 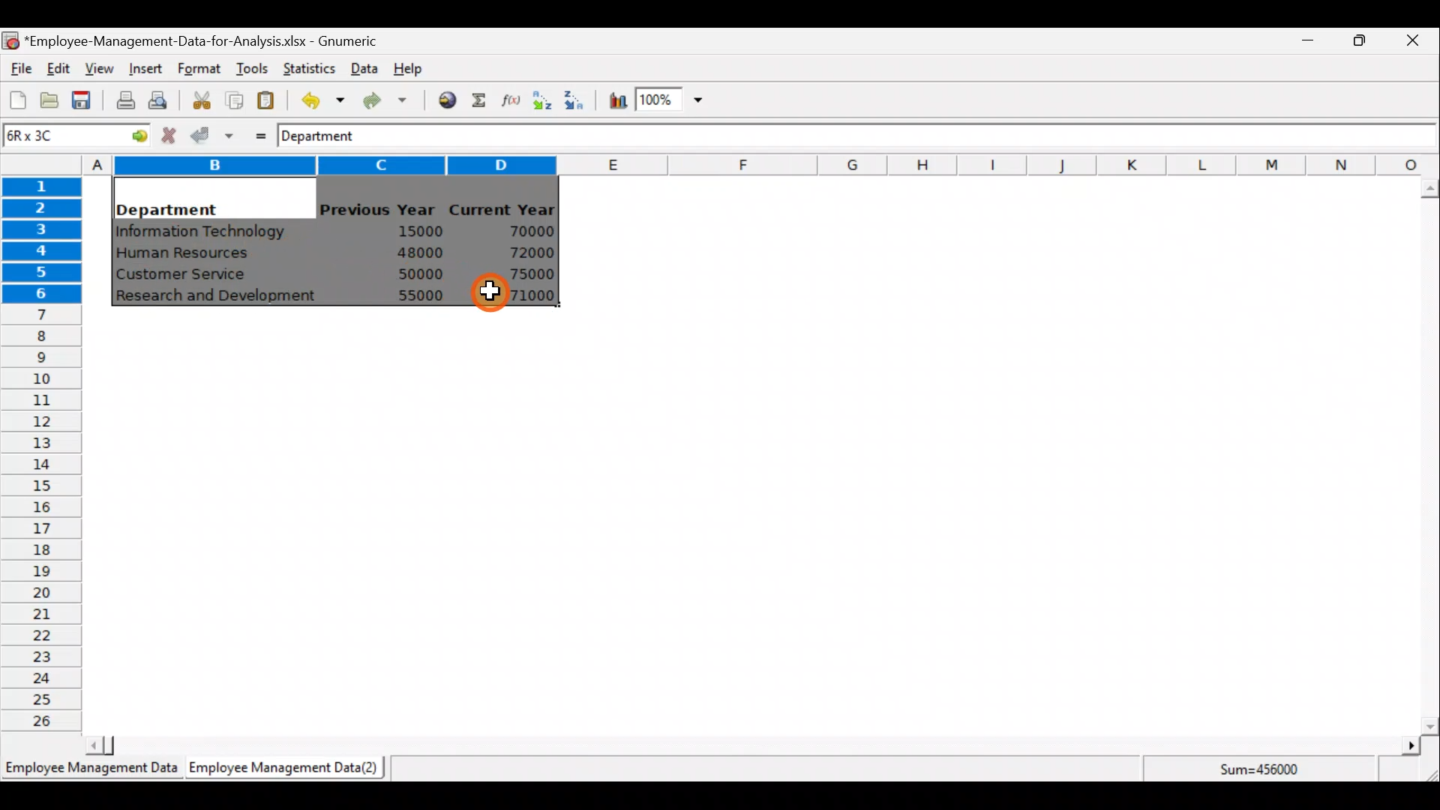 What do you see at coordinates (328, 135) in the screenshot?
I see `Department` at bounding box center [328, 135].